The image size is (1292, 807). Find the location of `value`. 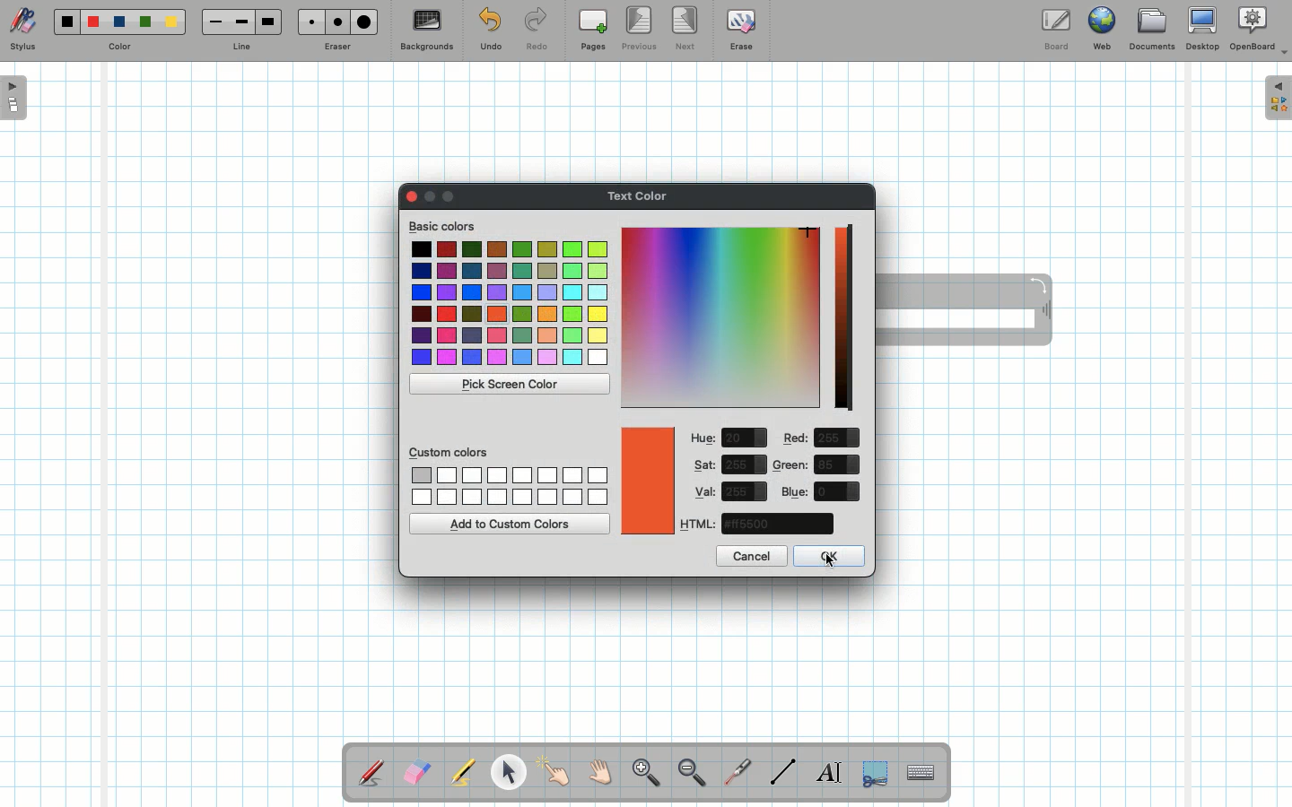

value is located at coordinates (838, 464).